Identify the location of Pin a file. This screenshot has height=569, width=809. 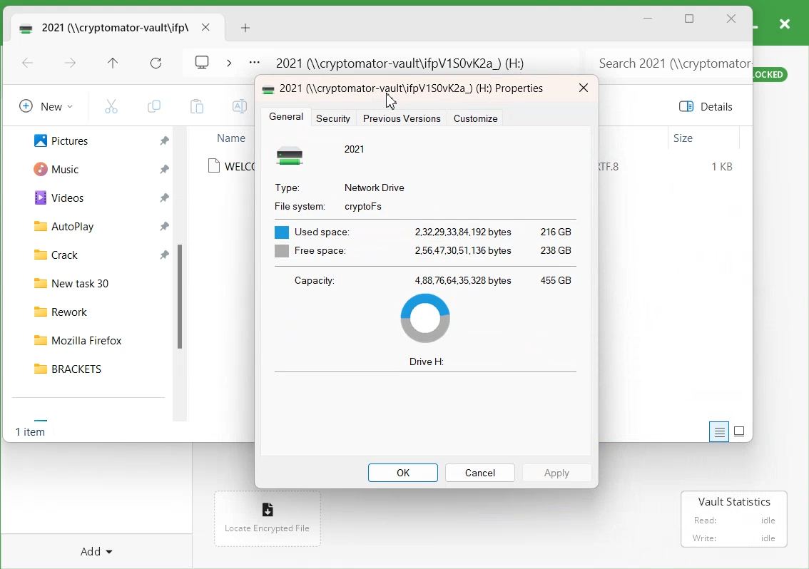
(165, 253).